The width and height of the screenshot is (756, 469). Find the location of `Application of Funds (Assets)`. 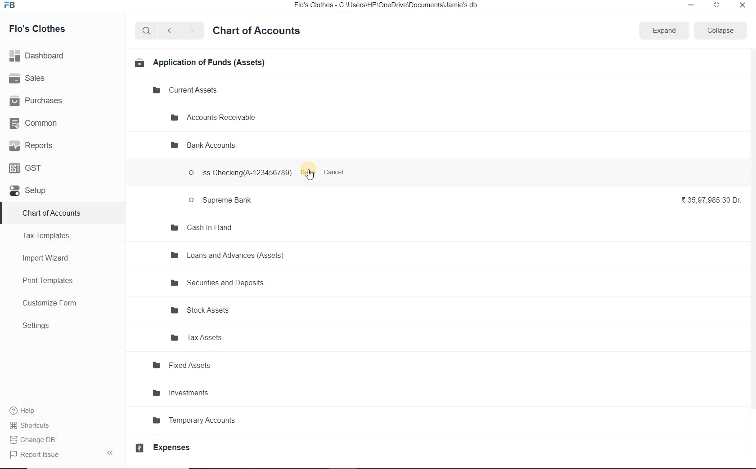

Application of Funds (Assets) is located at coordinates (201, 63).